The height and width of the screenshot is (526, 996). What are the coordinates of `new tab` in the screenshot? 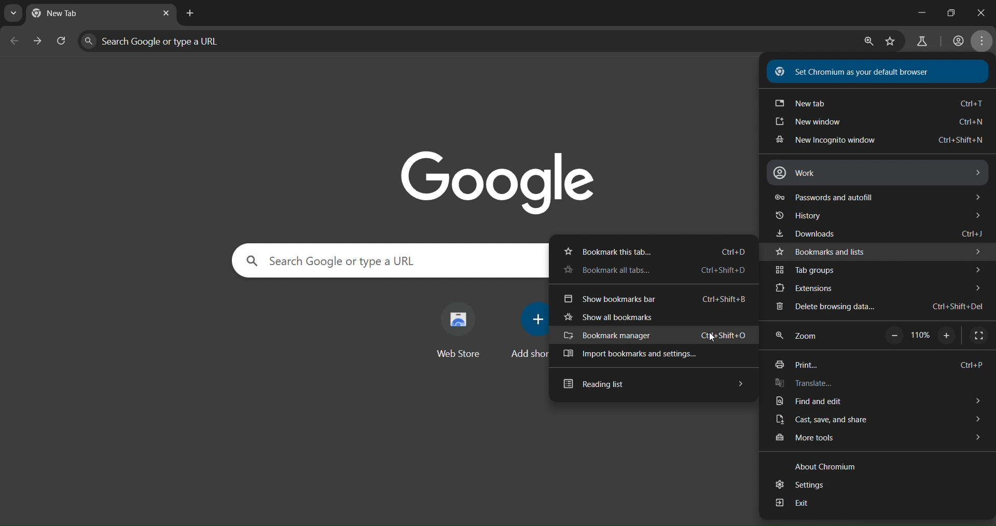 It's located at (877, 104).